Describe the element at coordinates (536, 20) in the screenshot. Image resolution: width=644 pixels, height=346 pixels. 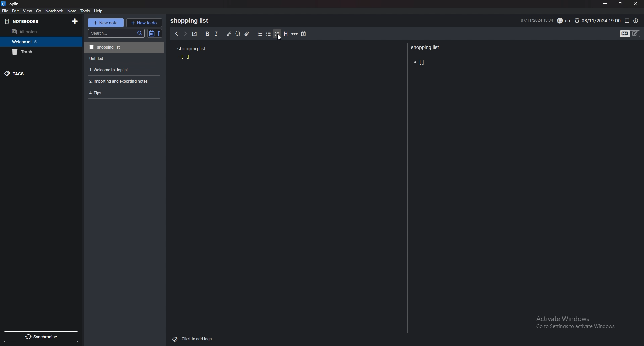
I see `07/11/2024 1833` at that location.